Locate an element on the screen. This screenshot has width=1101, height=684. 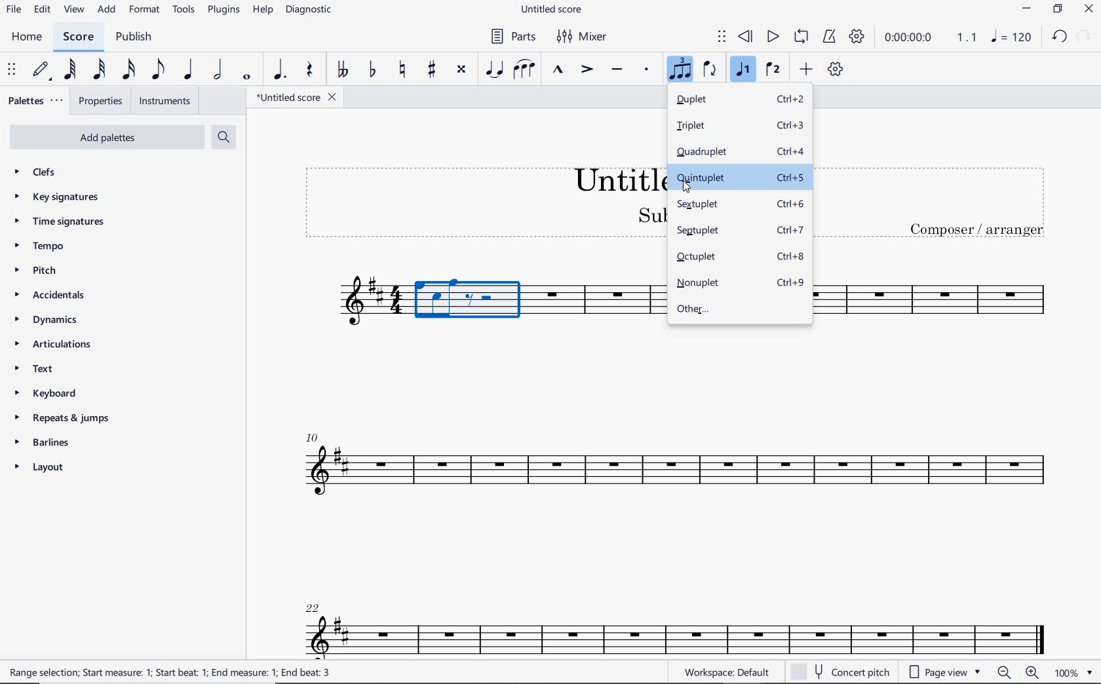
CLOSE is located at coordinates (1088, 10).